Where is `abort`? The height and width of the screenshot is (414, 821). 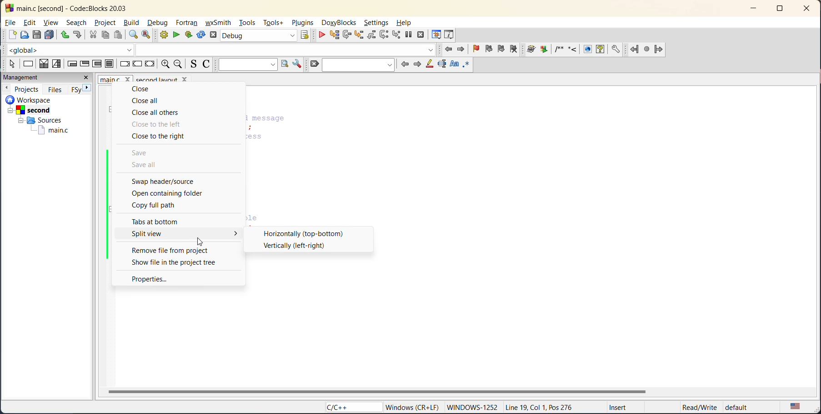 abort is located at coordinates (212, 35).